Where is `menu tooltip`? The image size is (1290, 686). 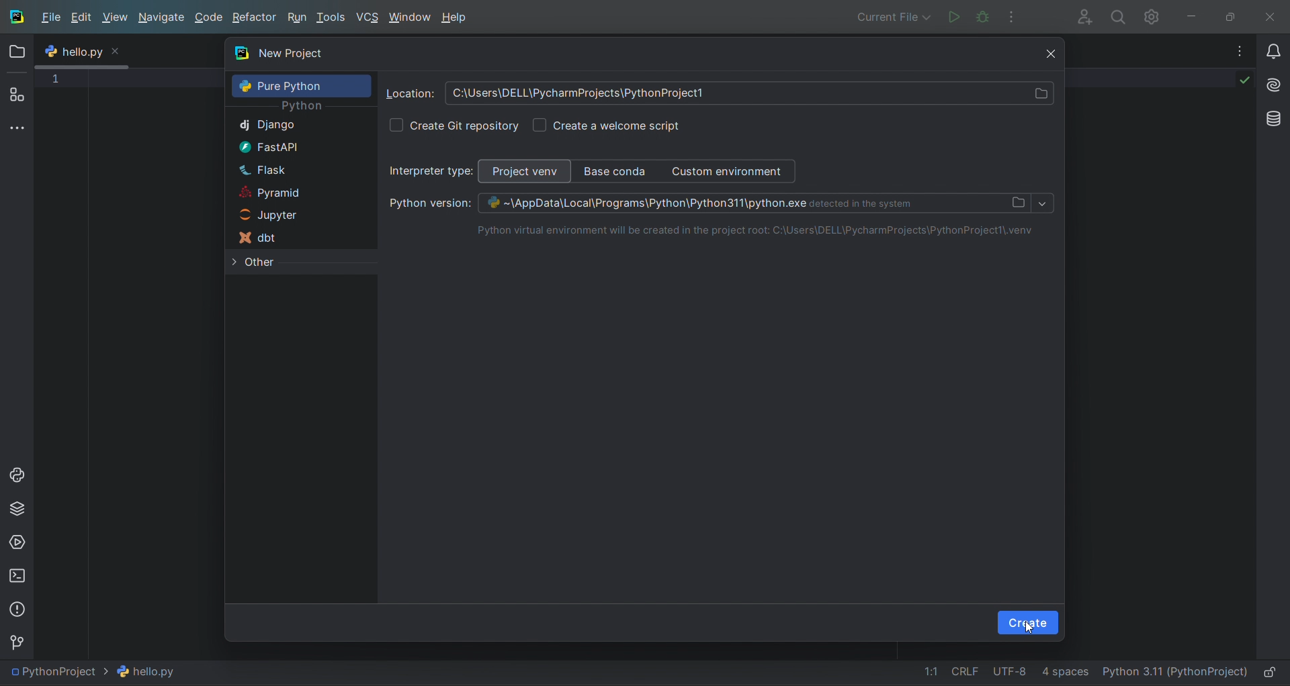 menu tooltip is located at coordinates (91, 51).